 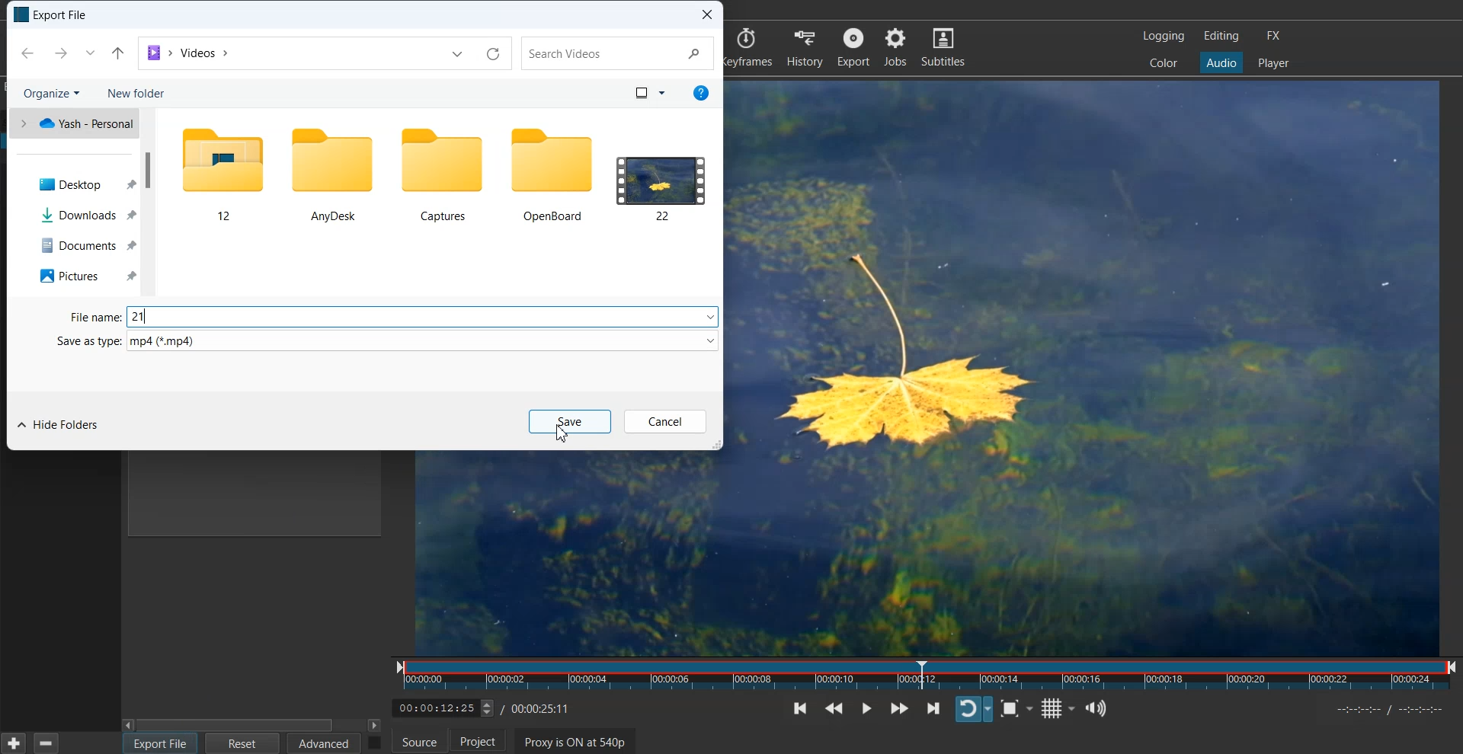 I want to click on Export File, so click(x=160, y=743).